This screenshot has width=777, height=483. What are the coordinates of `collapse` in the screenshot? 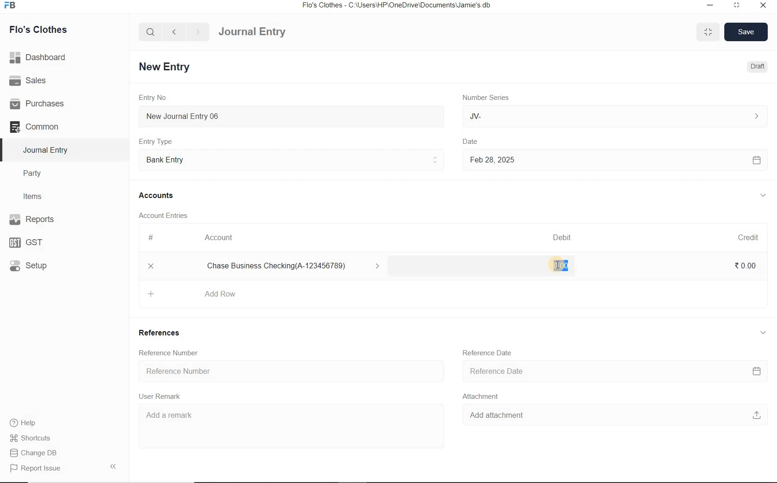 It's located at (762, 331).